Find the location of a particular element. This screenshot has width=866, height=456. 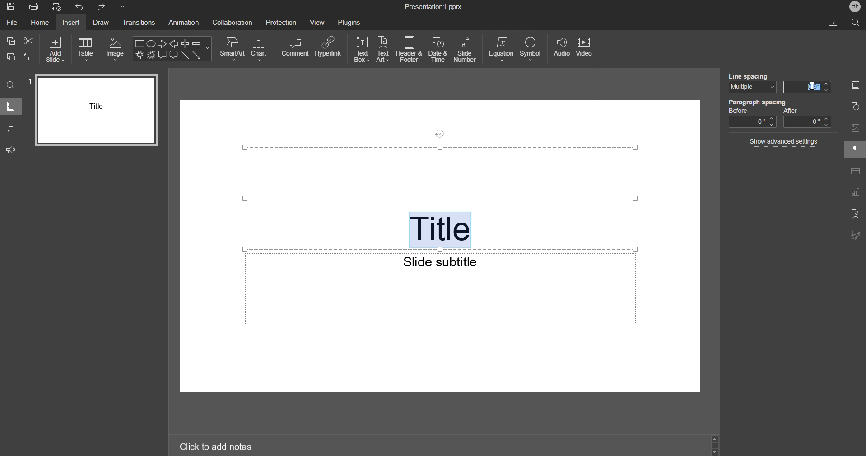

View is located at coordinates (317, 23).